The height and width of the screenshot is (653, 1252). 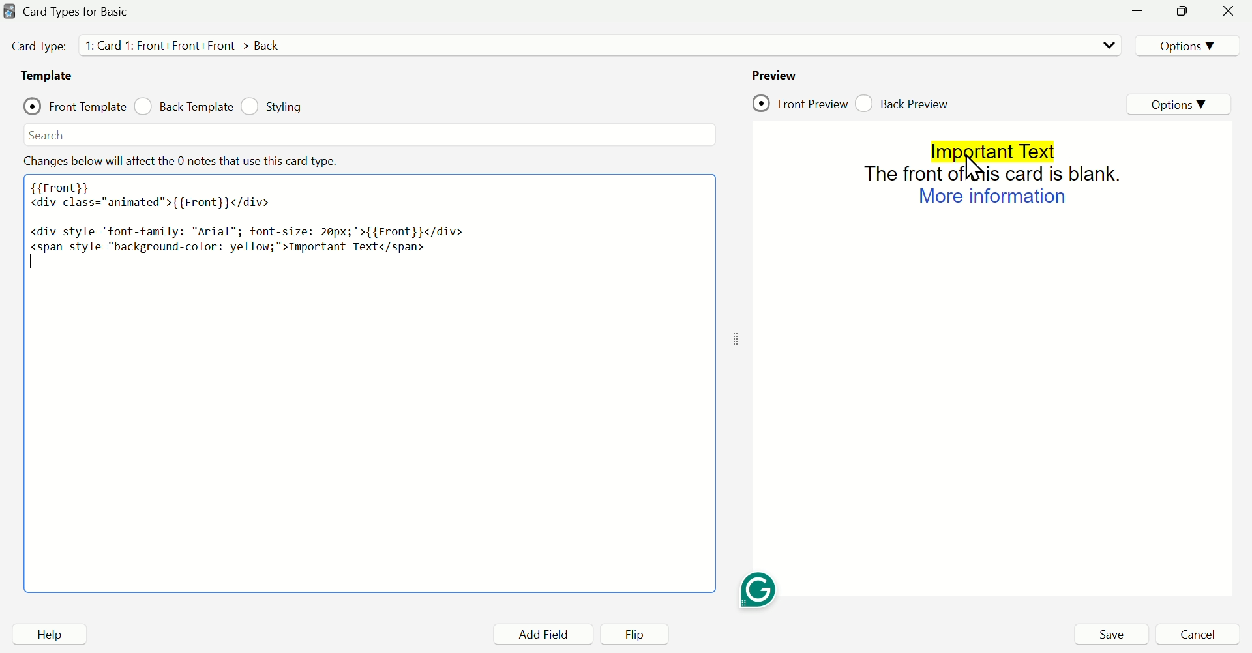 I want to click on The Front of this card is blank, so click(x=998, y=175).